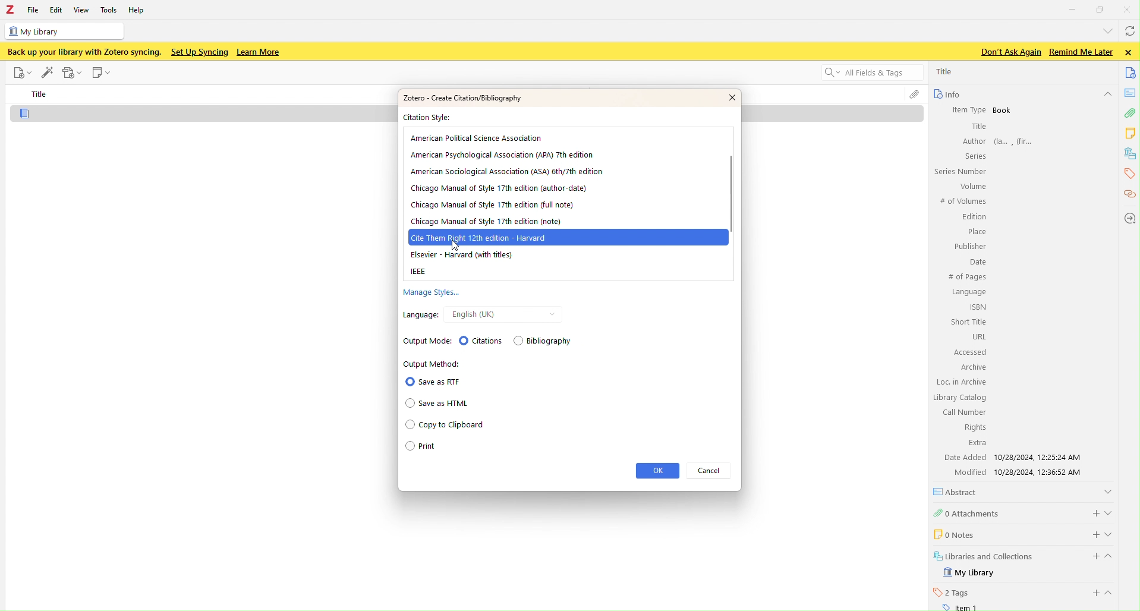  What do you see at coordinates (545, 342) in the screenshot?
I see `() Bibliography` at bounding box center [545, 342].